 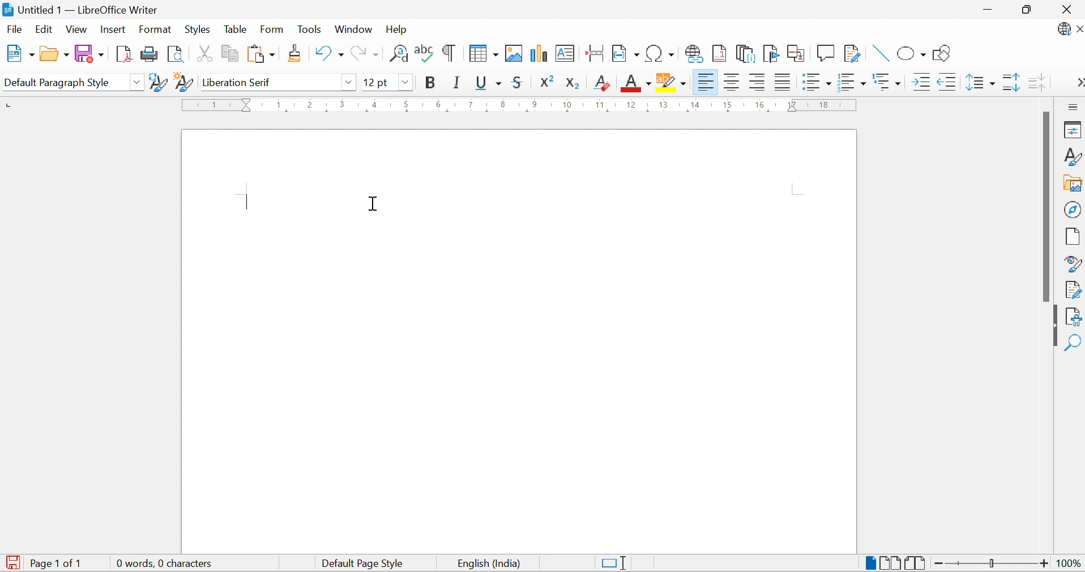 What do you see at coordinates (216, 105) in the screenshot?
I see `1` at bounding box center [216, 105].